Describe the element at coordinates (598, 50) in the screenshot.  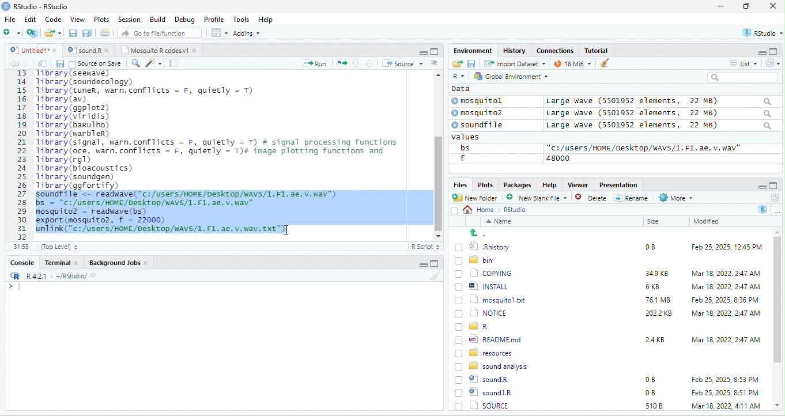
I see `Tutorial` at that location.